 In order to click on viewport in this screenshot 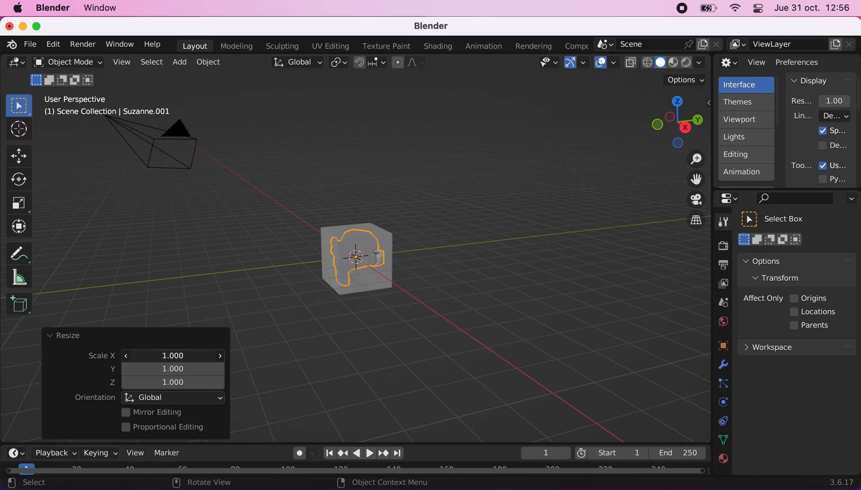, I will do `click(748, 119)`.